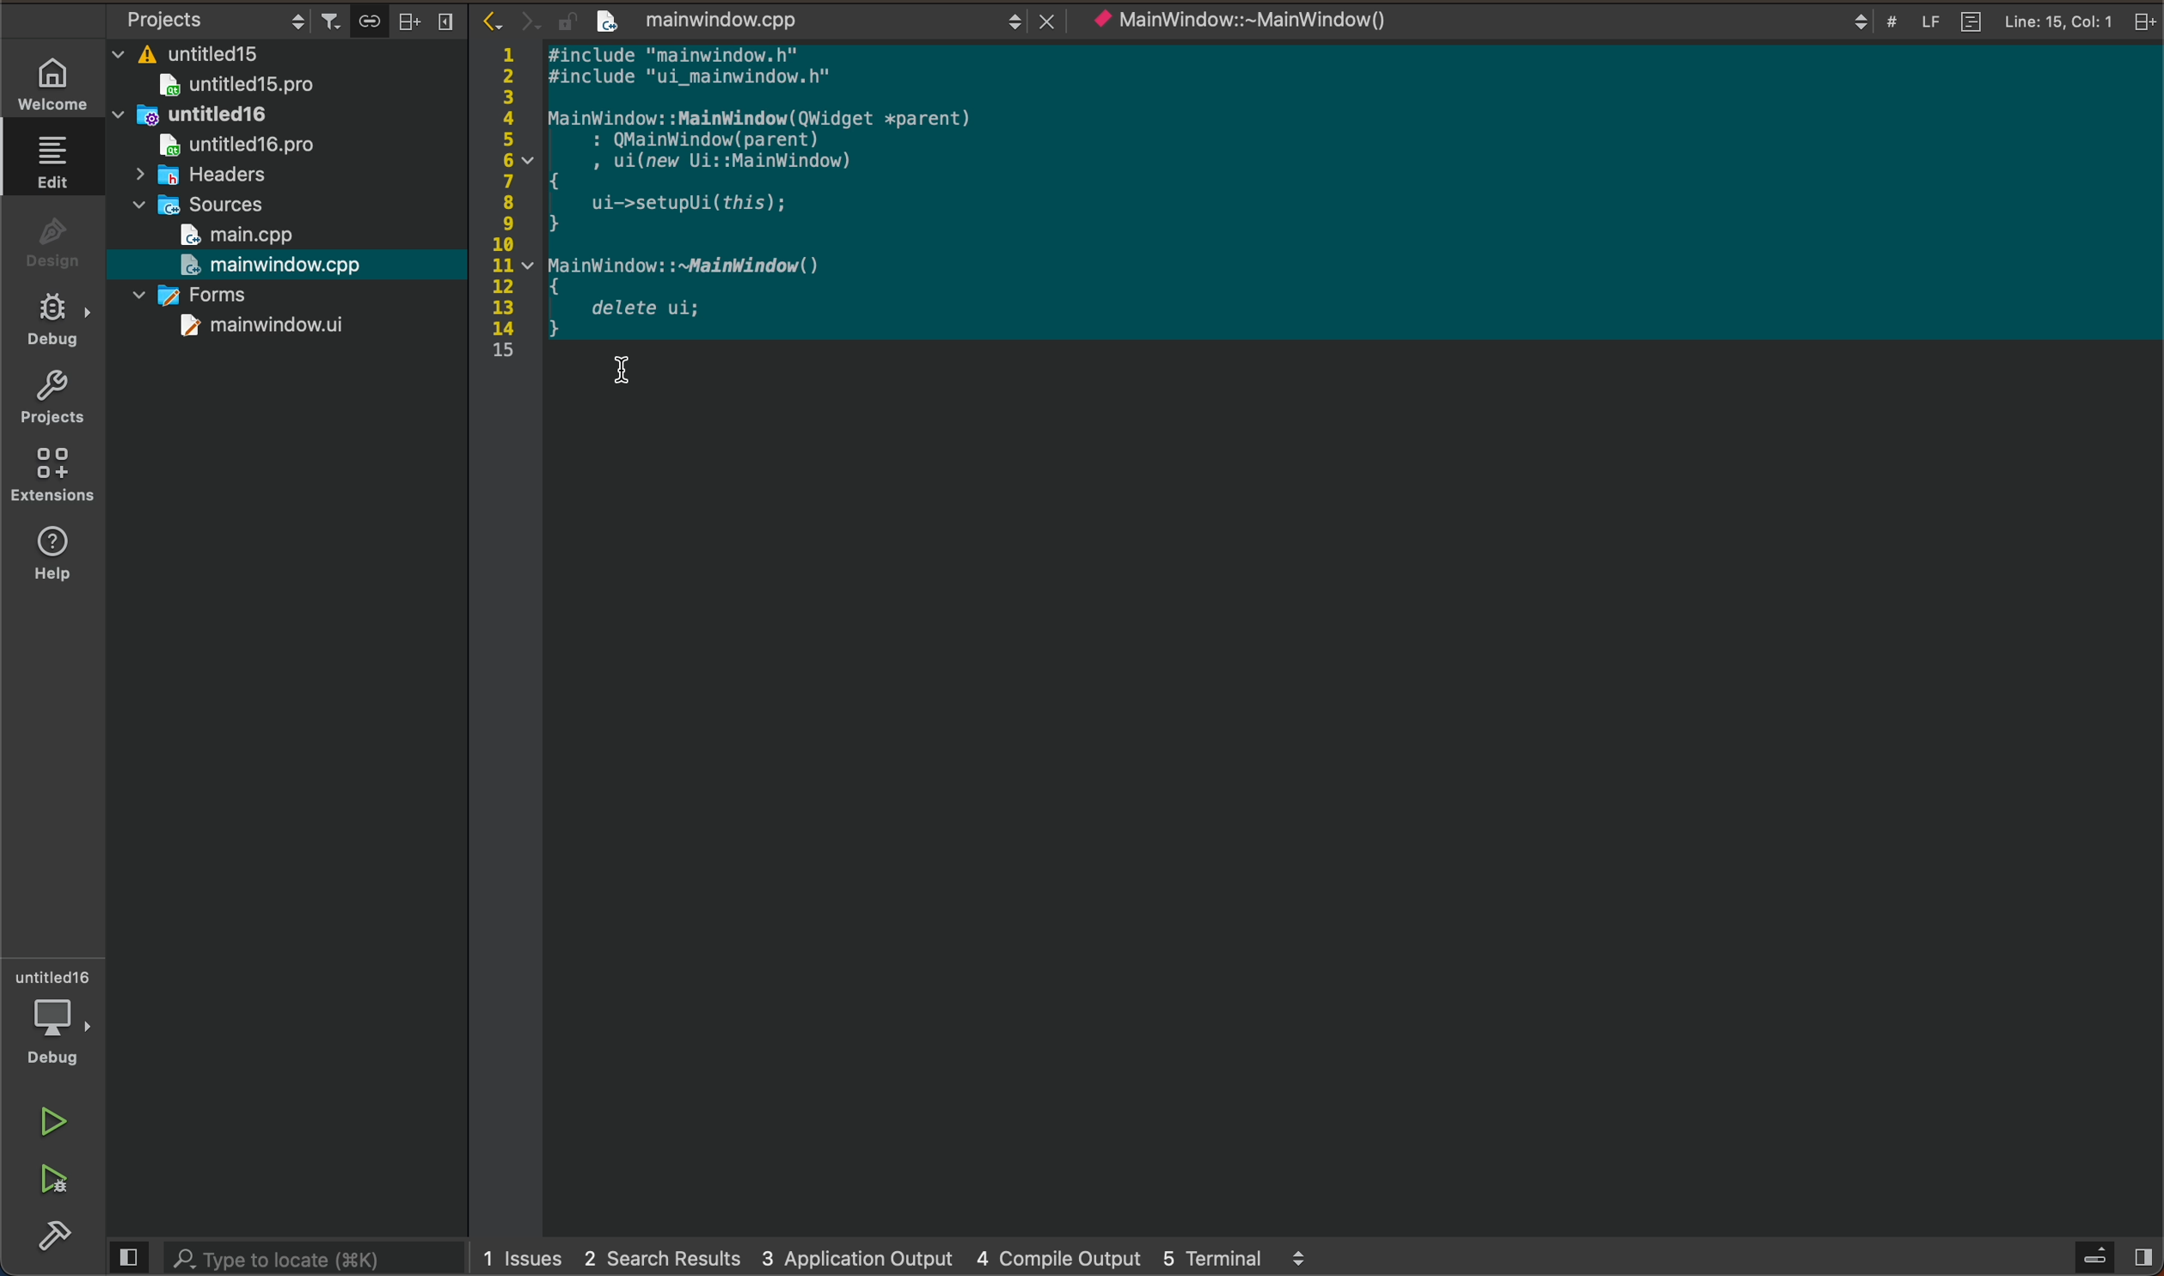 Image resolution: width=2164 pixels, height=1276 pixels. Describe the element at coordinates (568, 21) in the screenshot. I see `lock/unlock` at that location.